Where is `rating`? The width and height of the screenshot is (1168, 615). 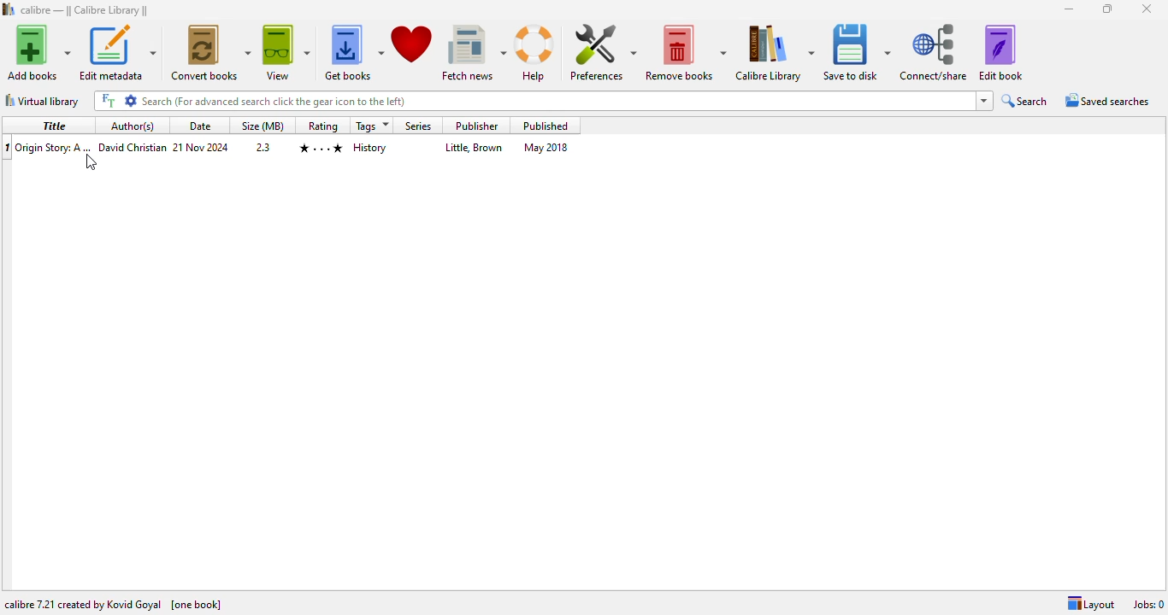
rating is located at coordinates (322, 126).